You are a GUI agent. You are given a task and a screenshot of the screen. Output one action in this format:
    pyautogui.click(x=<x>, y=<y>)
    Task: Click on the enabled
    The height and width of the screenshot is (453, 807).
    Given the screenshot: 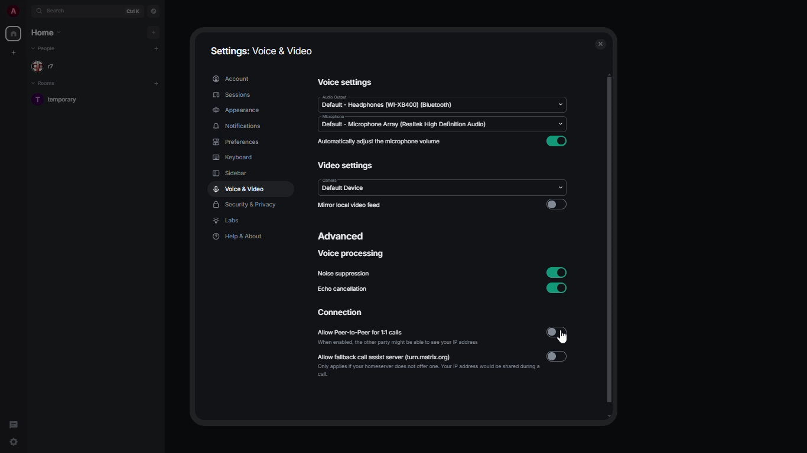 What is the action you would take?
    pyautogui.click(x=559, y=142)
    